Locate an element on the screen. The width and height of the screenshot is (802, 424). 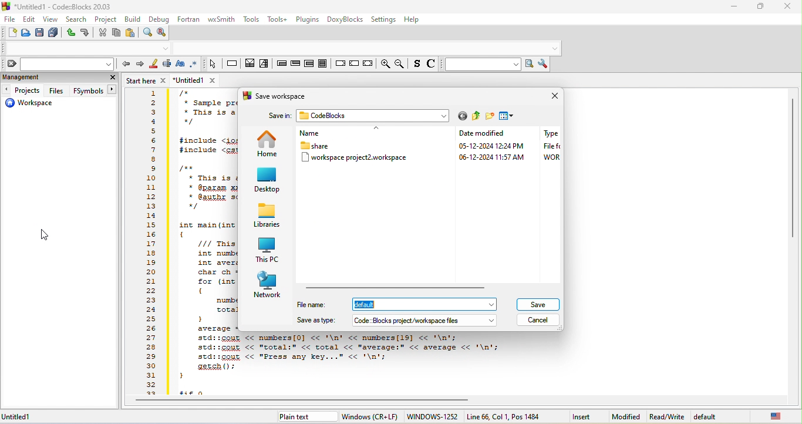
save as type is located at coordinates (387, 319).